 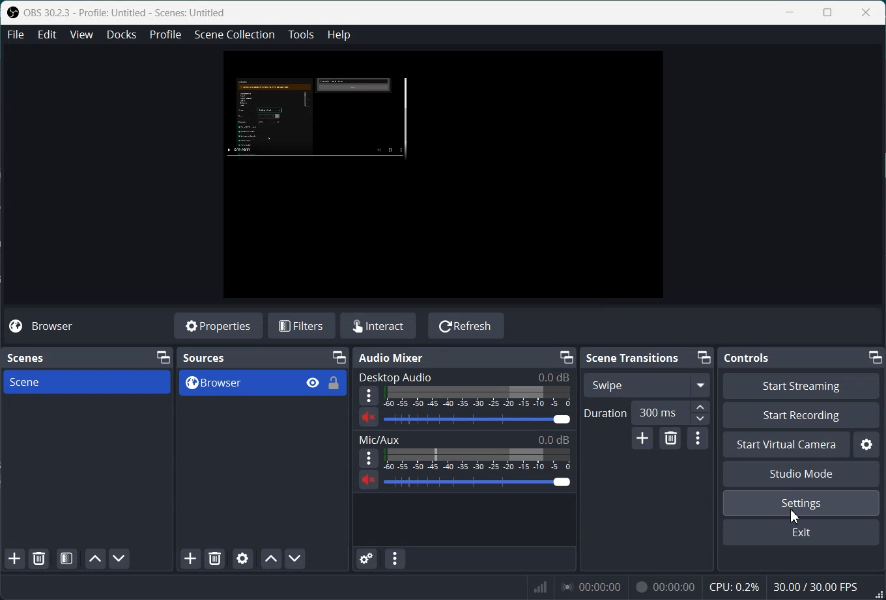 What do you see at coordinates (643, 439) in the screenshot?
I see `Add Configurable Transition` at bounding box center [643, 439].